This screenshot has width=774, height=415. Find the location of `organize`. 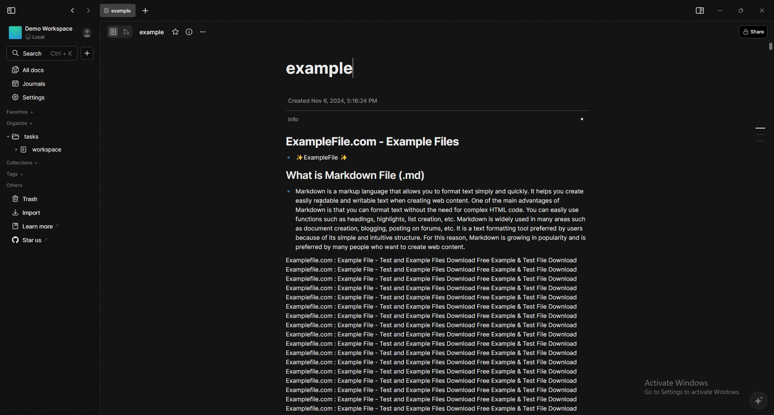

organize is located at coordinates (43, 123).